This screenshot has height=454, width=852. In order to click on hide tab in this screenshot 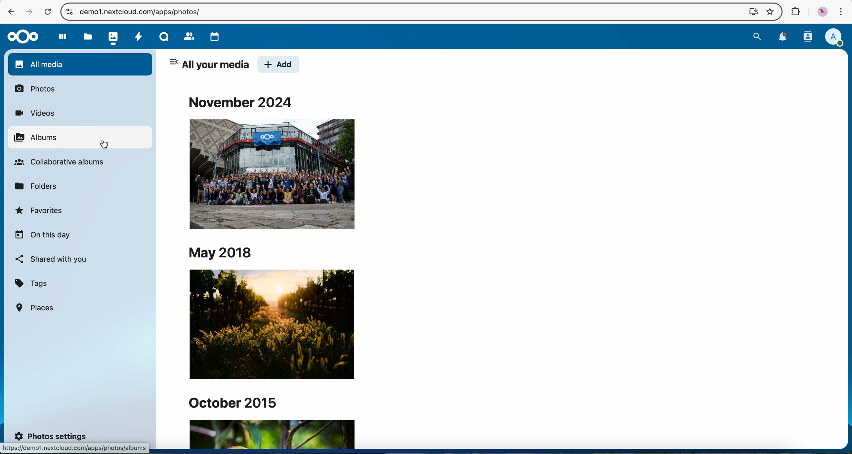, I will do `click(172, 61)`.